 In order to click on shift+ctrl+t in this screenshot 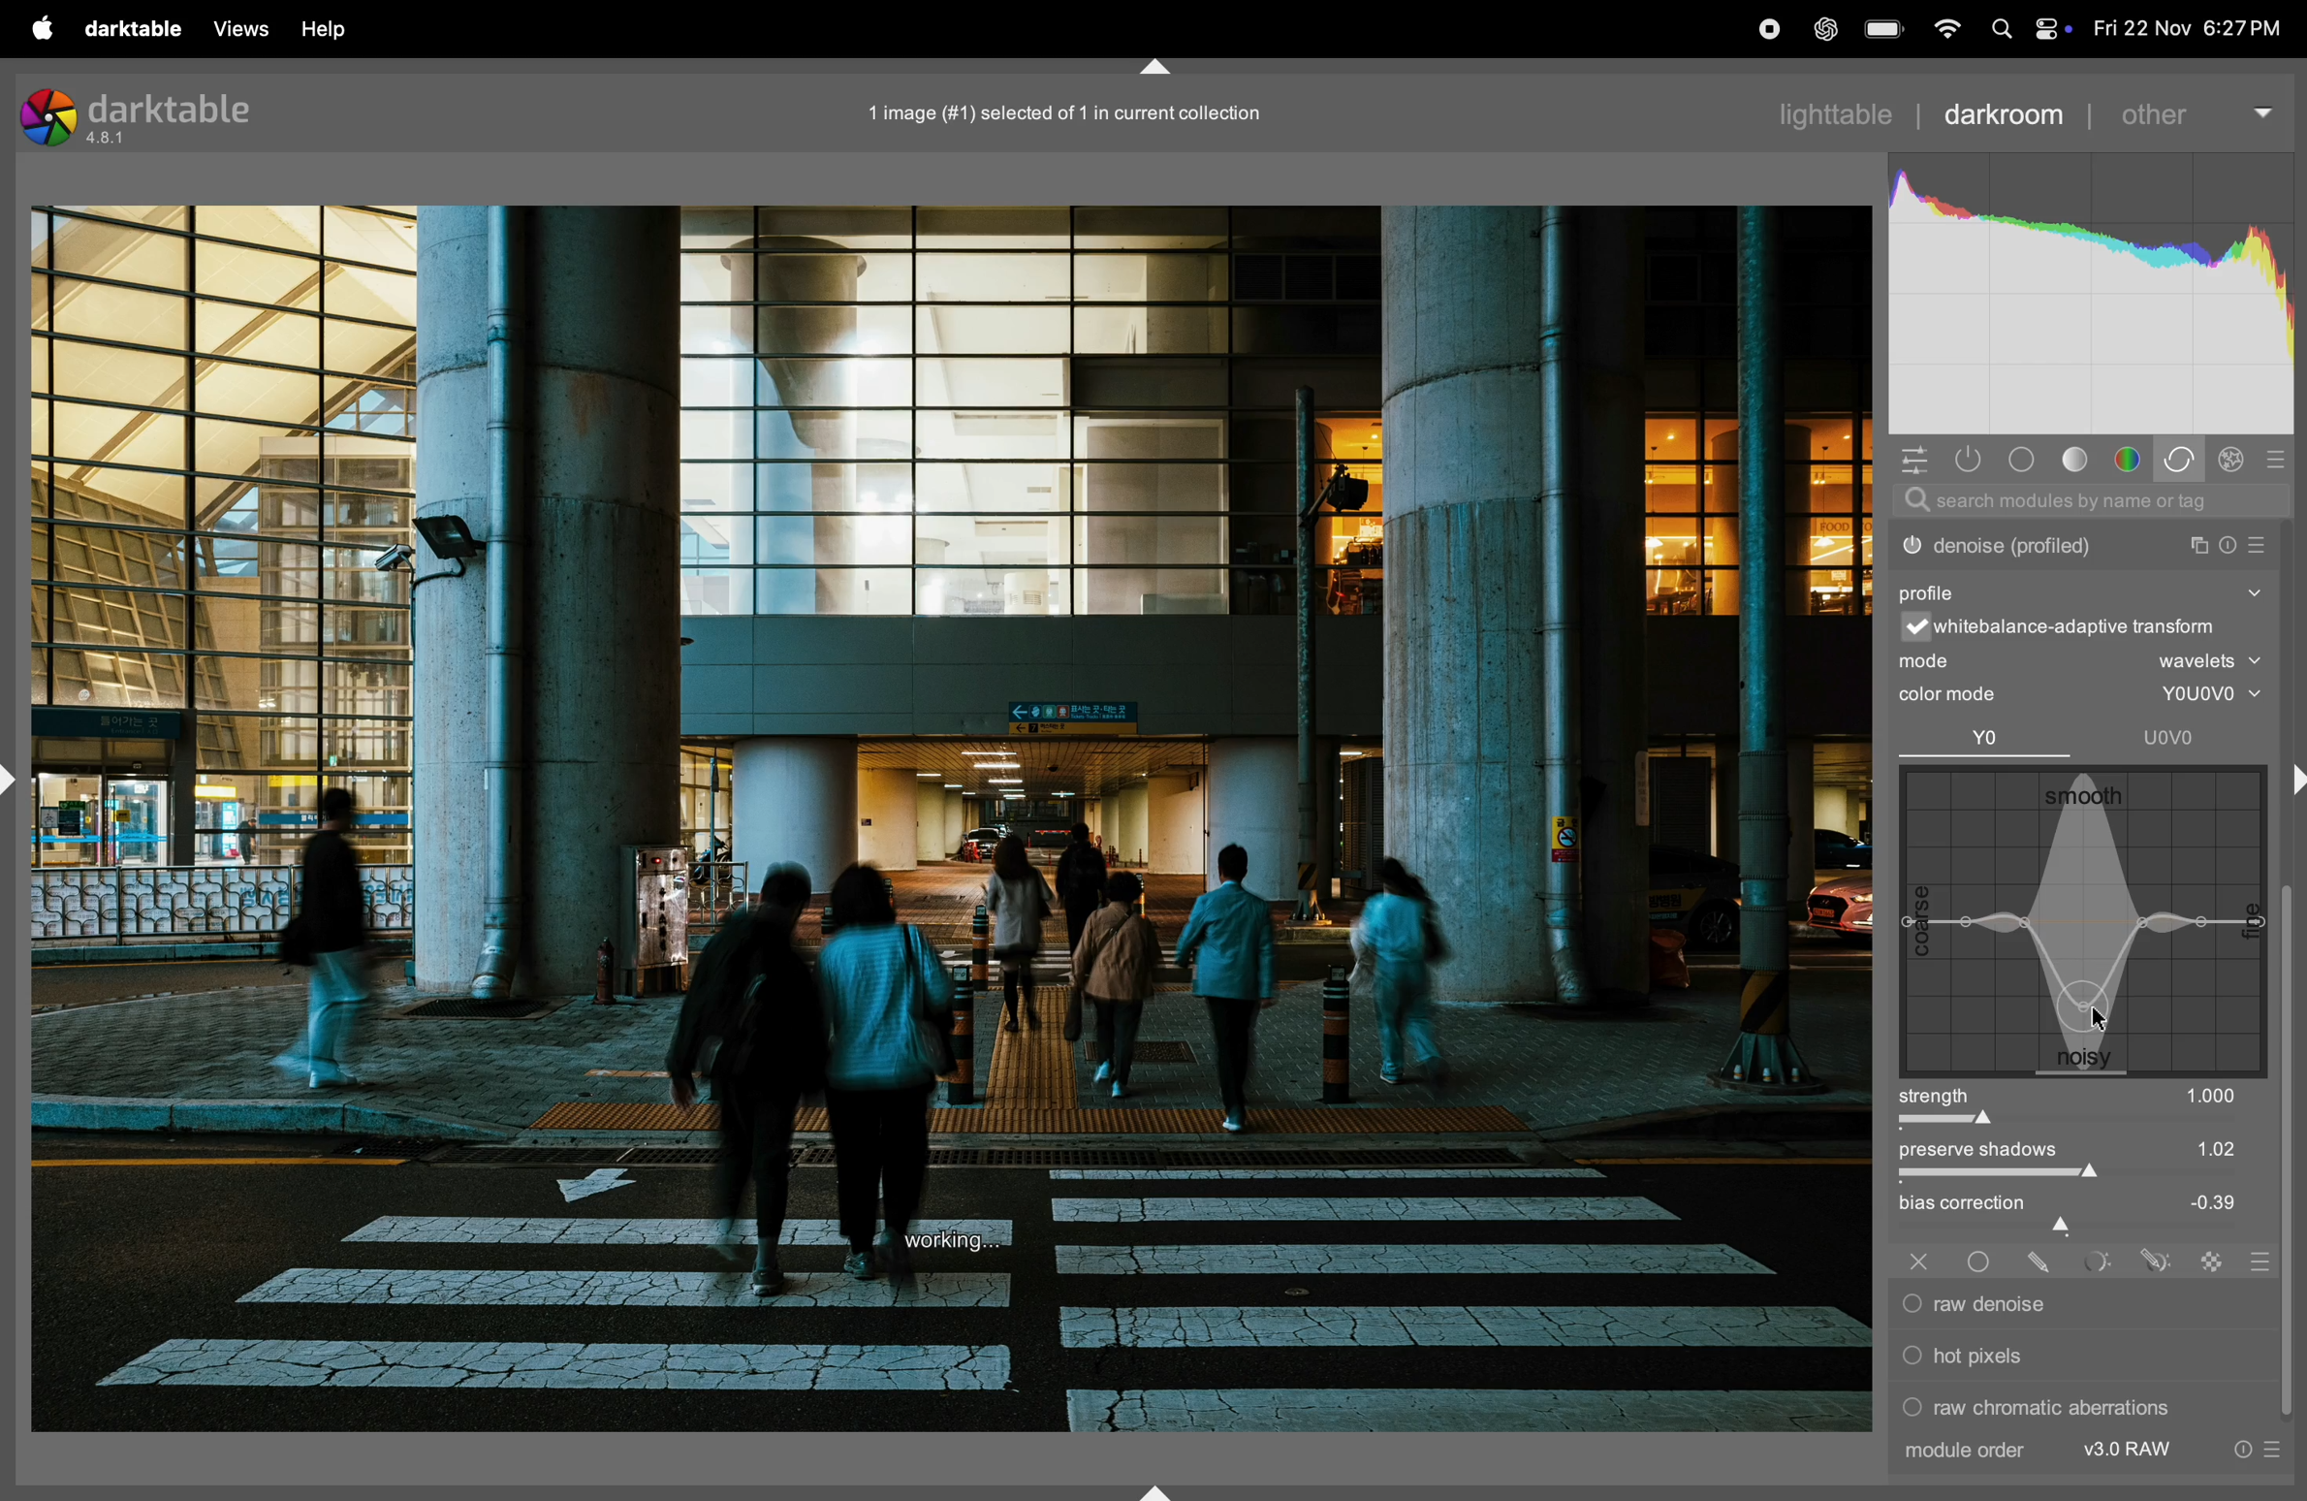, I will do `click(1154, 67)`.